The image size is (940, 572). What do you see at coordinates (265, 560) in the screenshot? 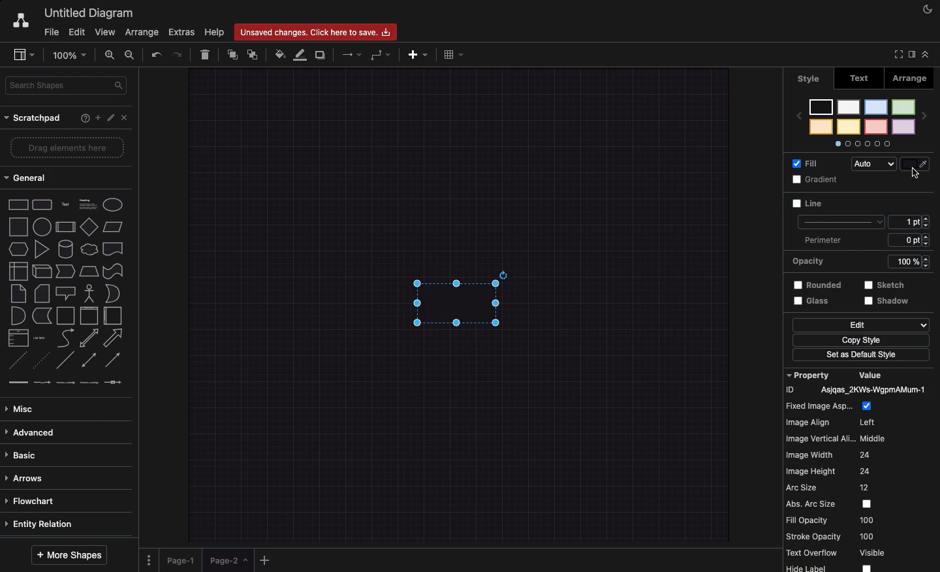
I see `Add` at bounding box center [265, 560].